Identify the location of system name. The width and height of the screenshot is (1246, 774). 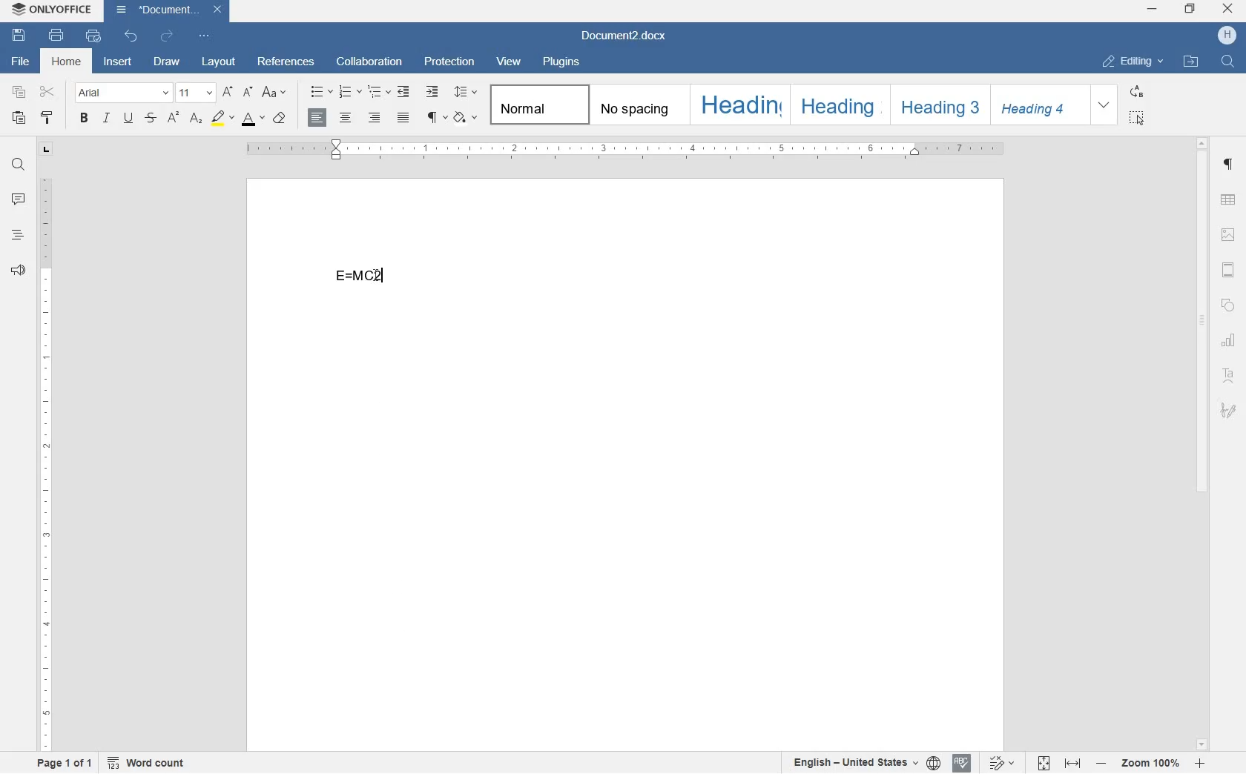
(50, 9).